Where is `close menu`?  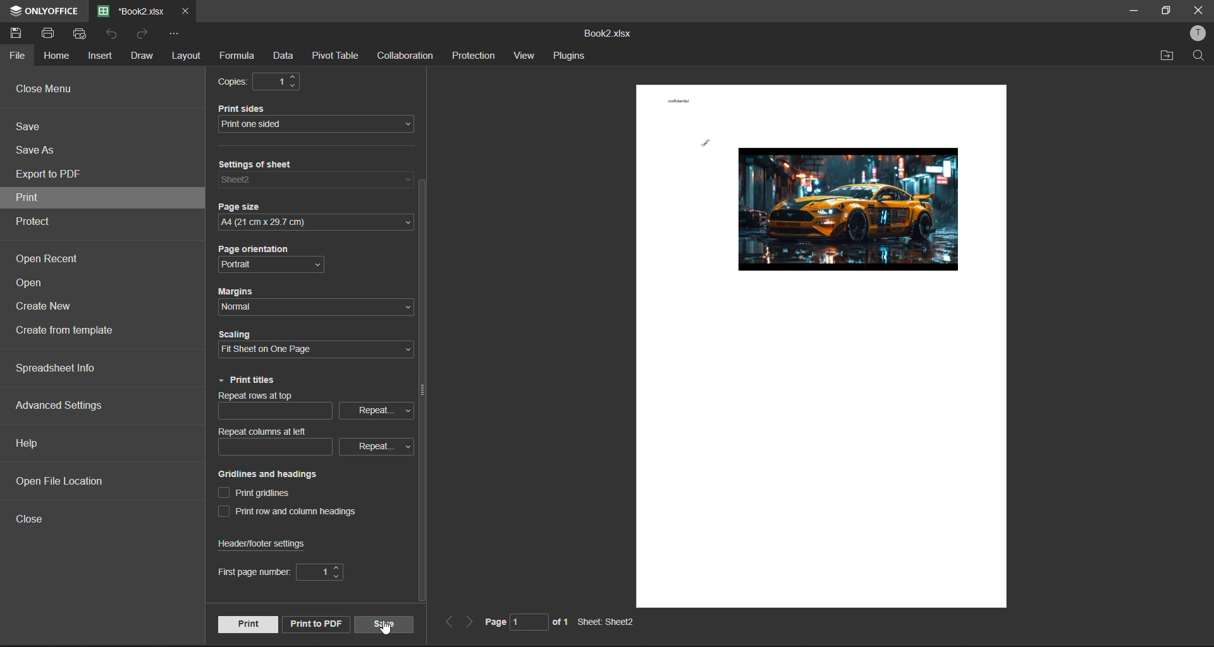
close menu is located at coordinates (46, 88).